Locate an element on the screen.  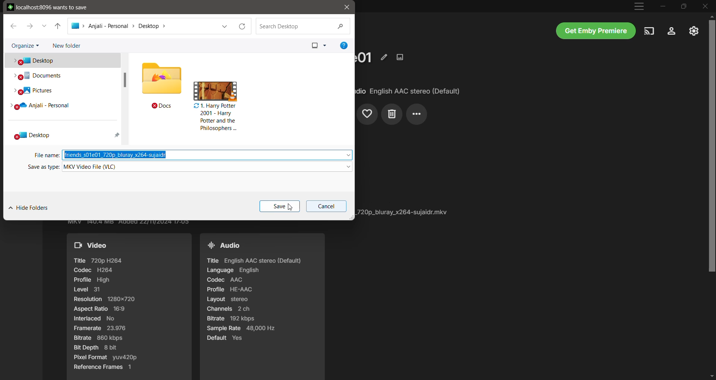
Edit Metadata is located at coordinates (384, 57).